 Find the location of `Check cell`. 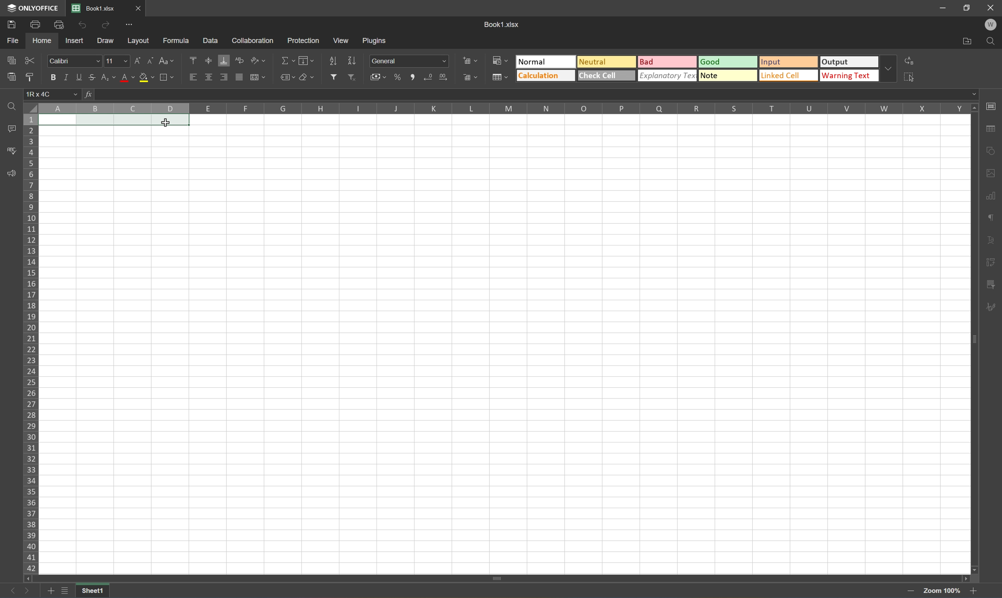

Check cell is located at coordinates (606, 76).